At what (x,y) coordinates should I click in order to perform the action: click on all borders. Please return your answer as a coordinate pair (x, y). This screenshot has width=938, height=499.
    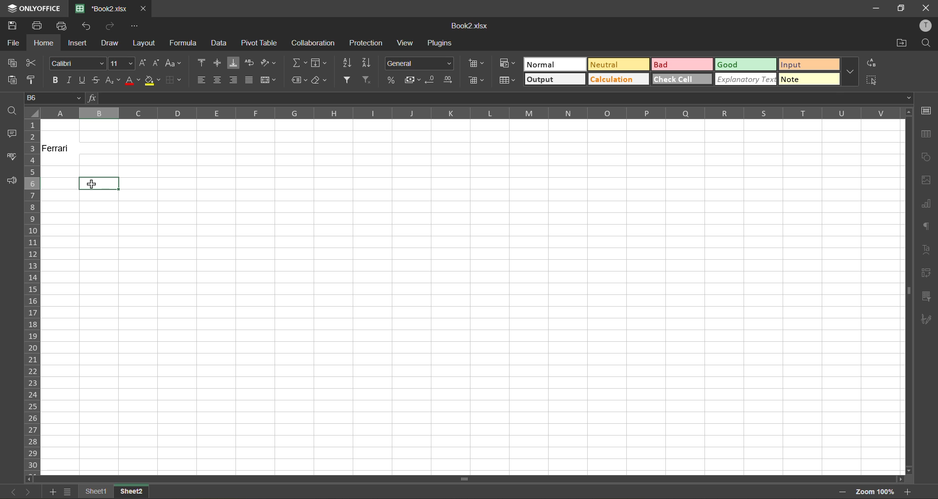
    Looking at the image, I should click on (193, 114).